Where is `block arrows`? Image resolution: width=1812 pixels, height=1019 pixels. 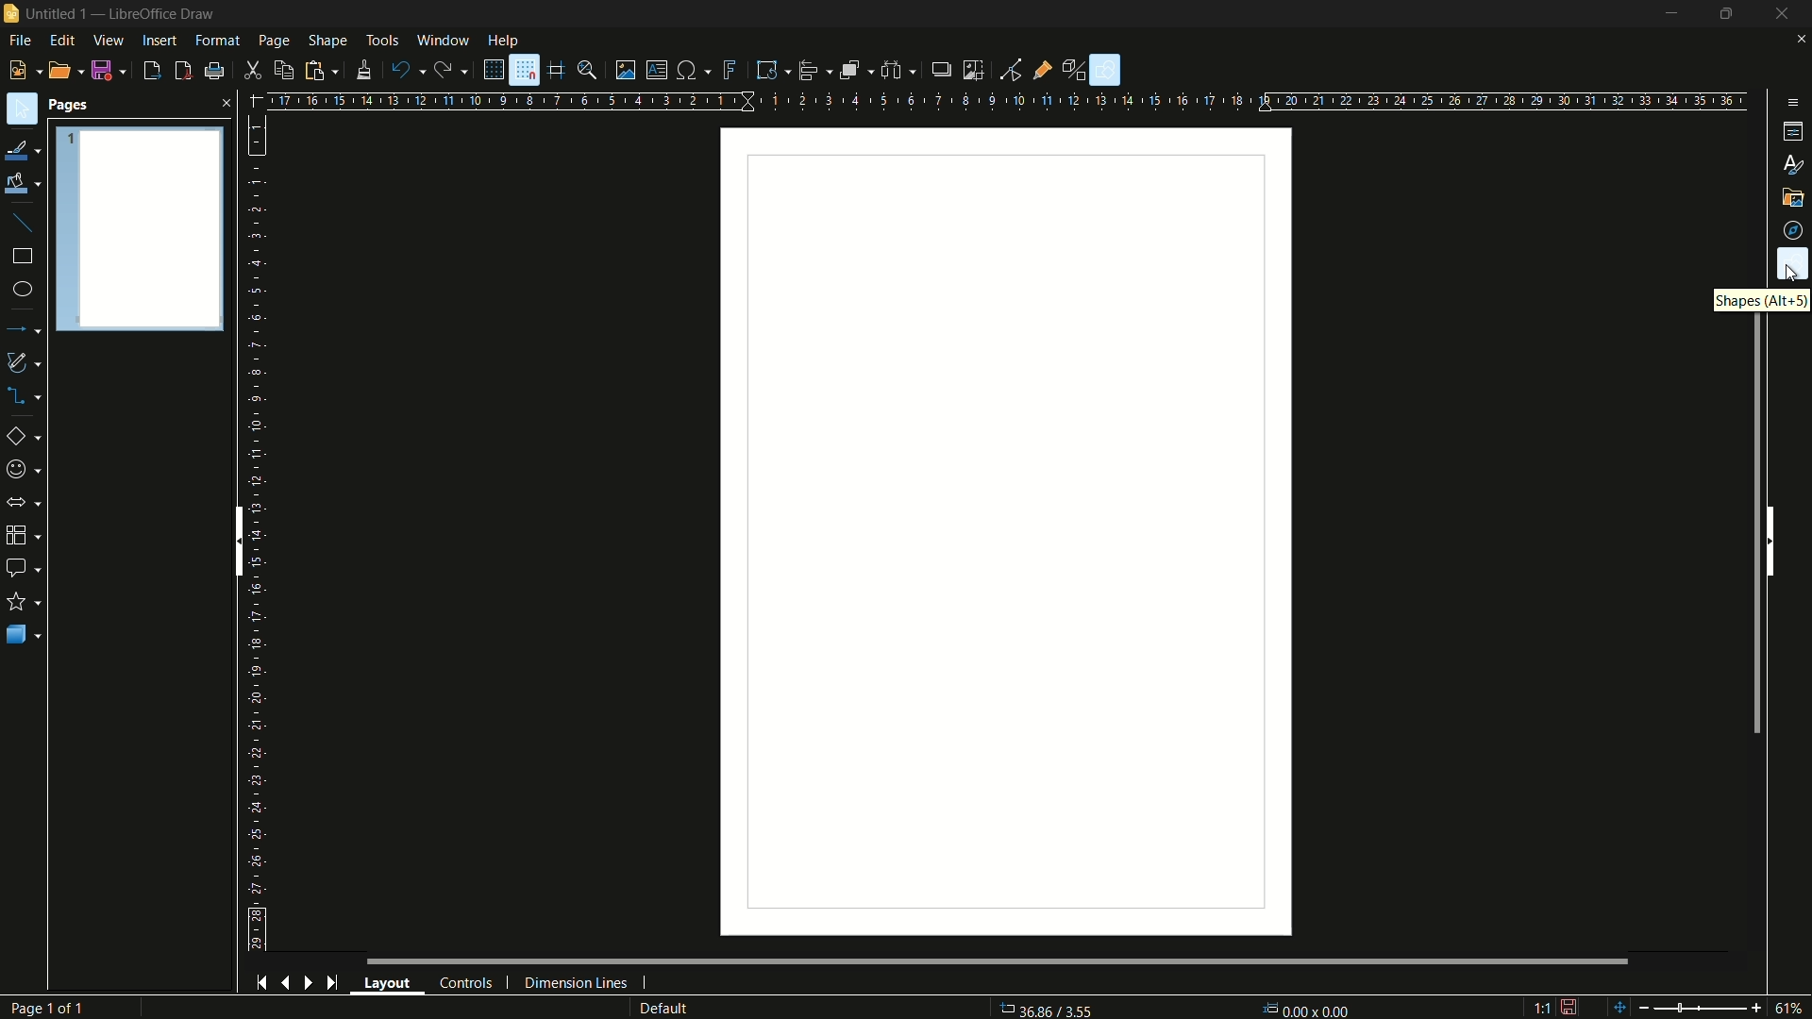
block arrows is located at coordinates (25, 502).